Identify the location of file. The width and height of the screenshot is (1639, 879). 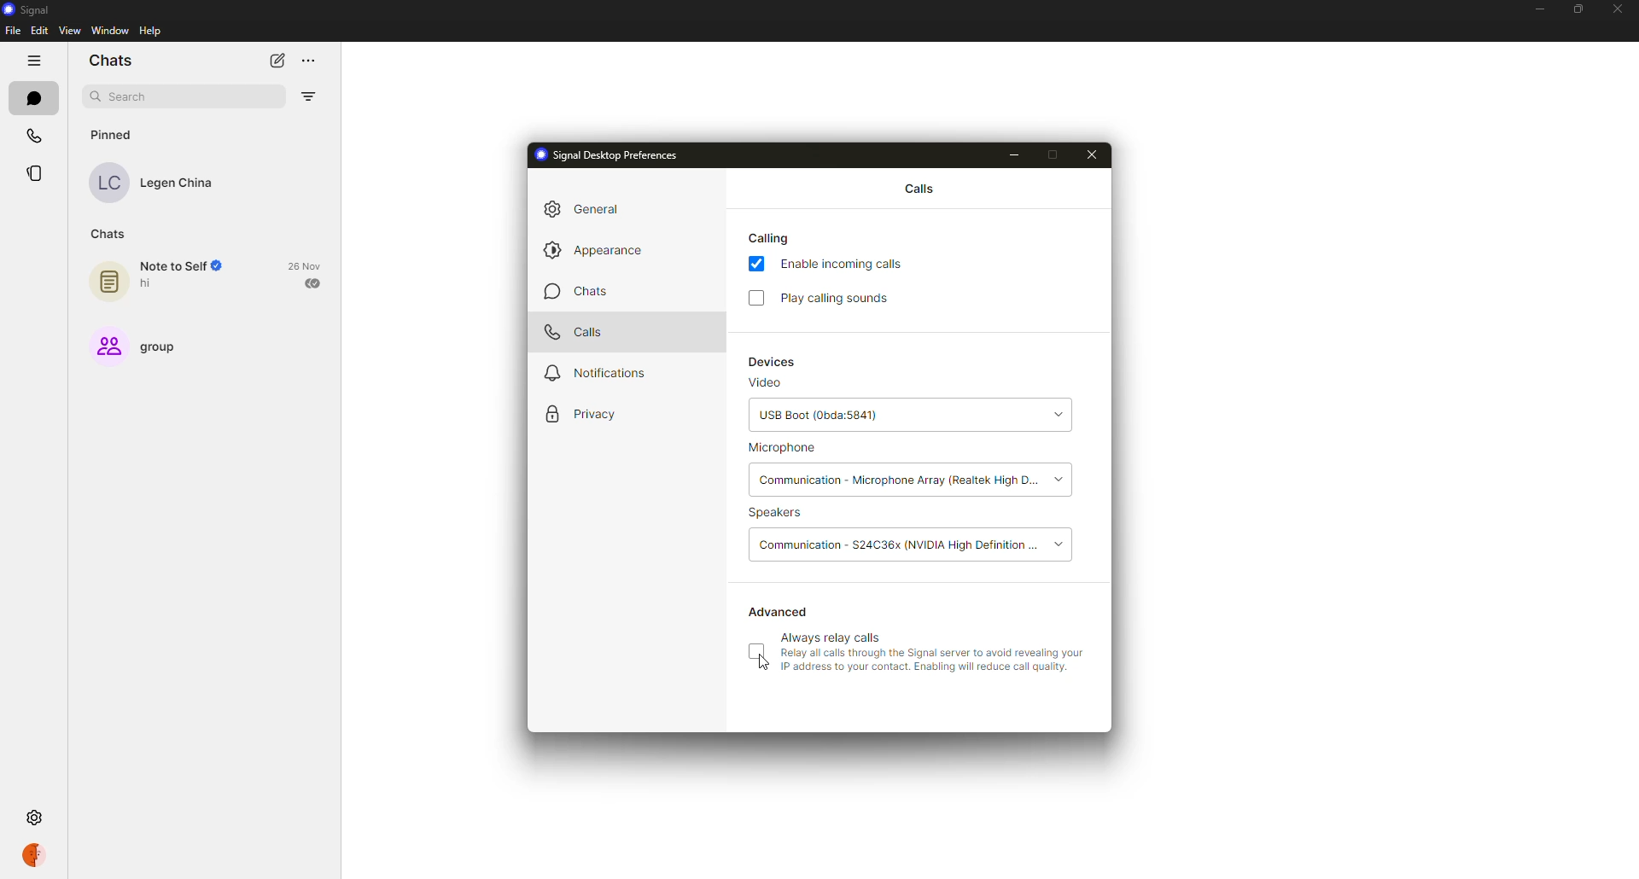
(12, 30).